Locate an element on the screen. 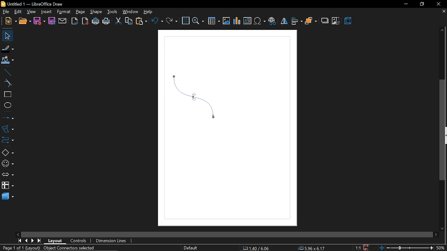 The width and height of the screenshot is (447, 251). previous page is located at coordinates (26, 241).